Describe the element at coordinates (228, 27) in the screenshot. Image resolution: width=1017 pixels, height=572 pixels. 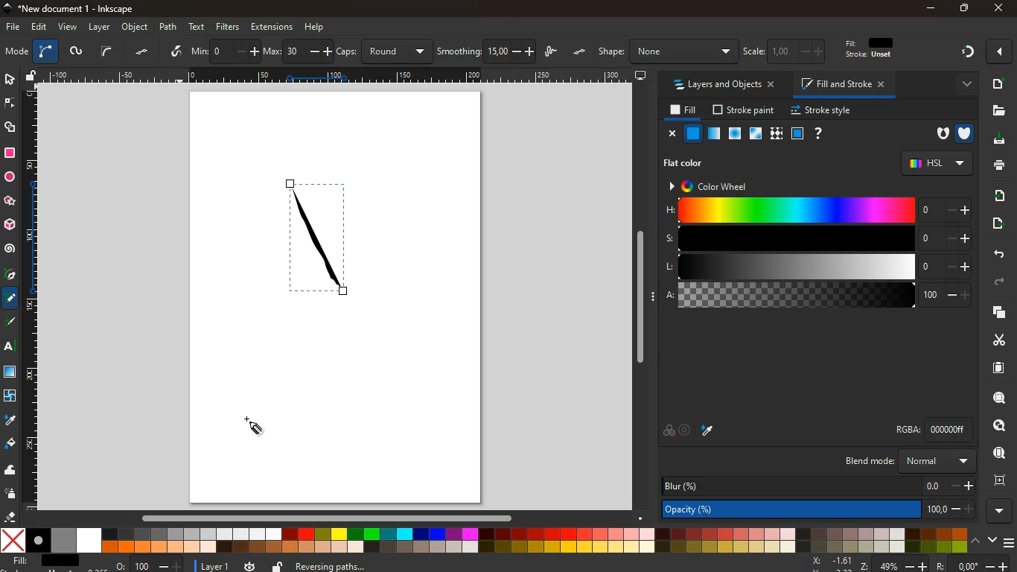
I see `filters` at that location.